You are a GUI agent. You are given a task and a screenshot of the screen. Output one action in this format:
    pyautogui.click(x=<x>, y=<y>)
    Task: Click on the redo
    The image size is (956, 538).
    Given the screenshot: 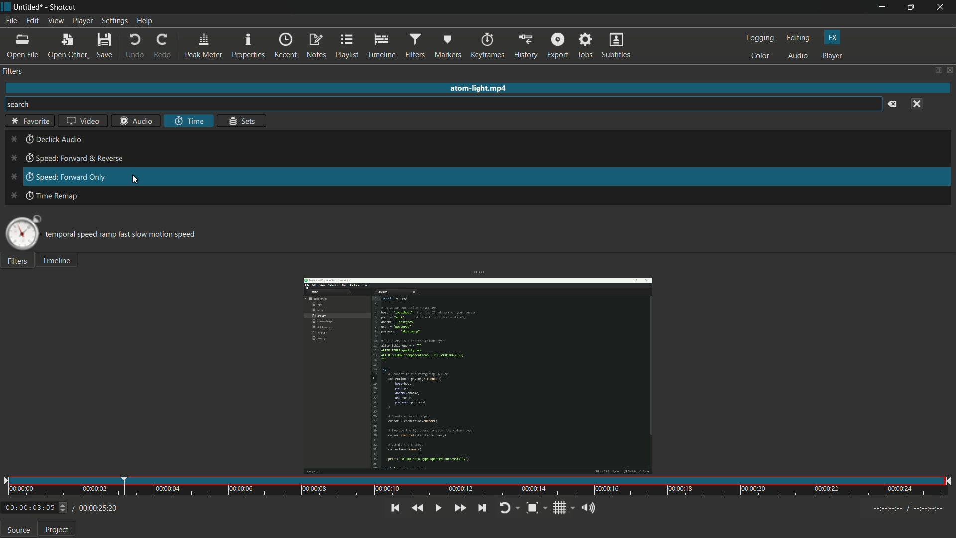 What is the action you would take?
    pyautogui.click(x=162, y=46)
    